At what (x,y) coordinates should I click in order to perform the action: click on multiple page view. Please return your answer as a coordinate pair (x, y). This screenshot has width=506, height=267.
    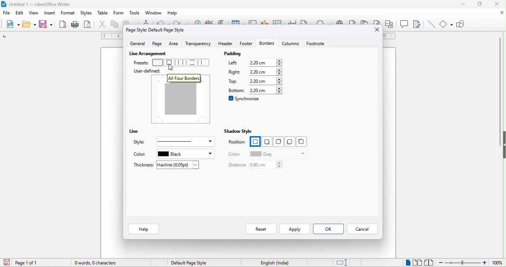
    Looking at the image, I should click on (417, 261).